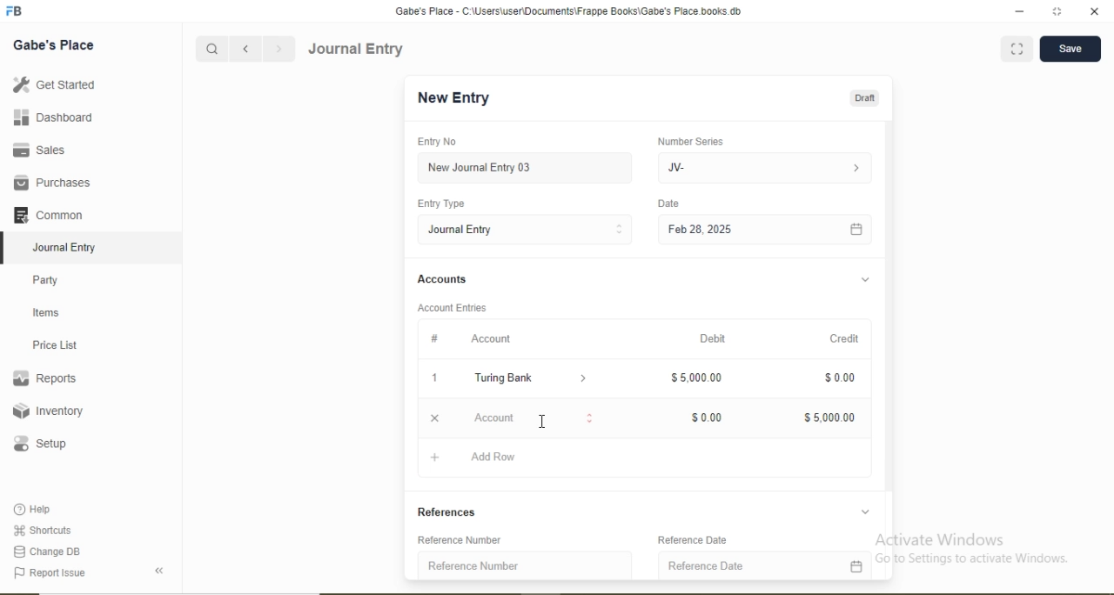 Image resolution: width=1114 pixels, height=595 pixels. Describe the element at coordinates (49, 411) in the screenshot. I see `Inventory` at that location.